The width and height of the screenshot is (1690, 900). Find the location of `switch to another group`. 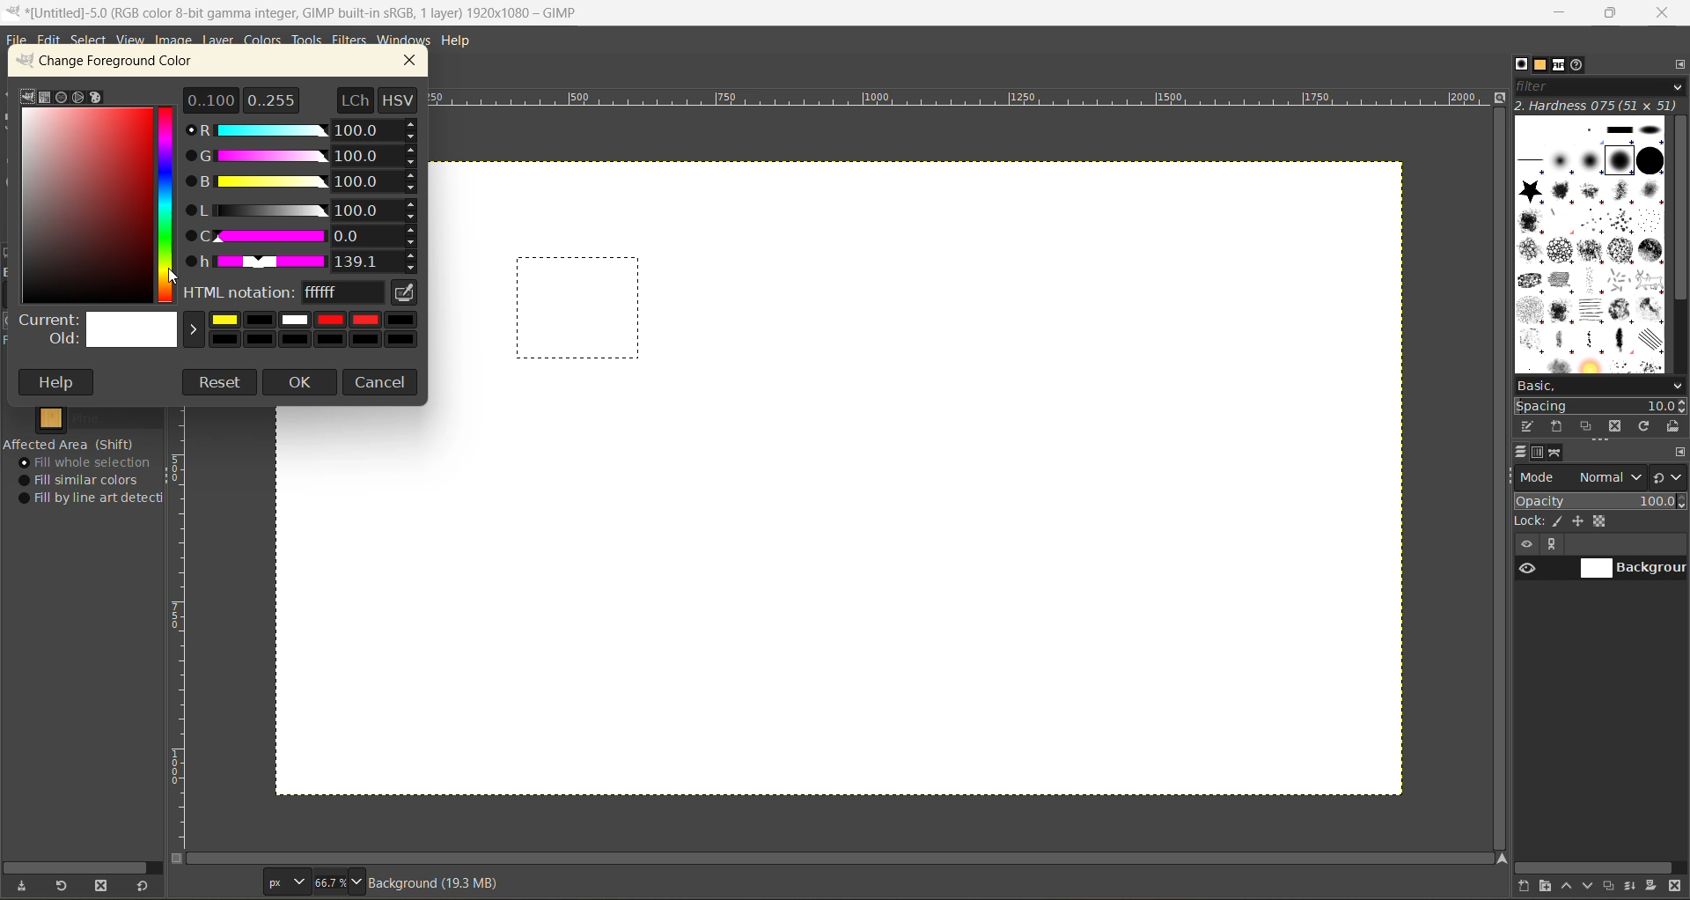

switch to another group is located at coordinates (1670, 476).